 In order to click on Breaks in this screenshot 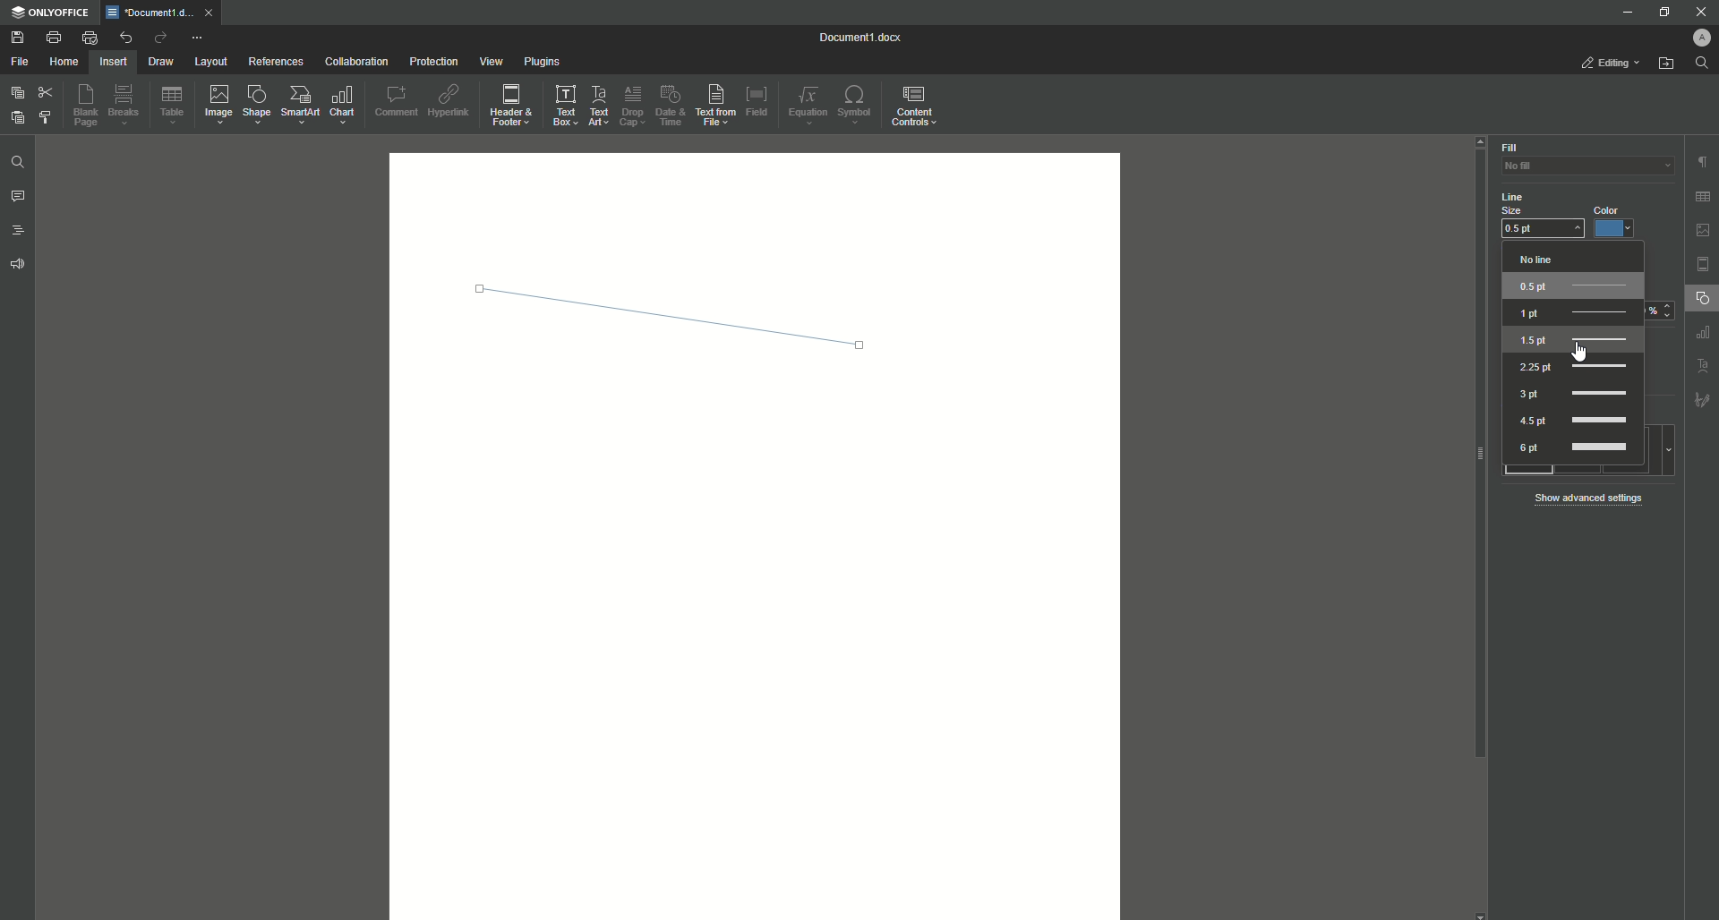, I will do `click(127, 106)`.